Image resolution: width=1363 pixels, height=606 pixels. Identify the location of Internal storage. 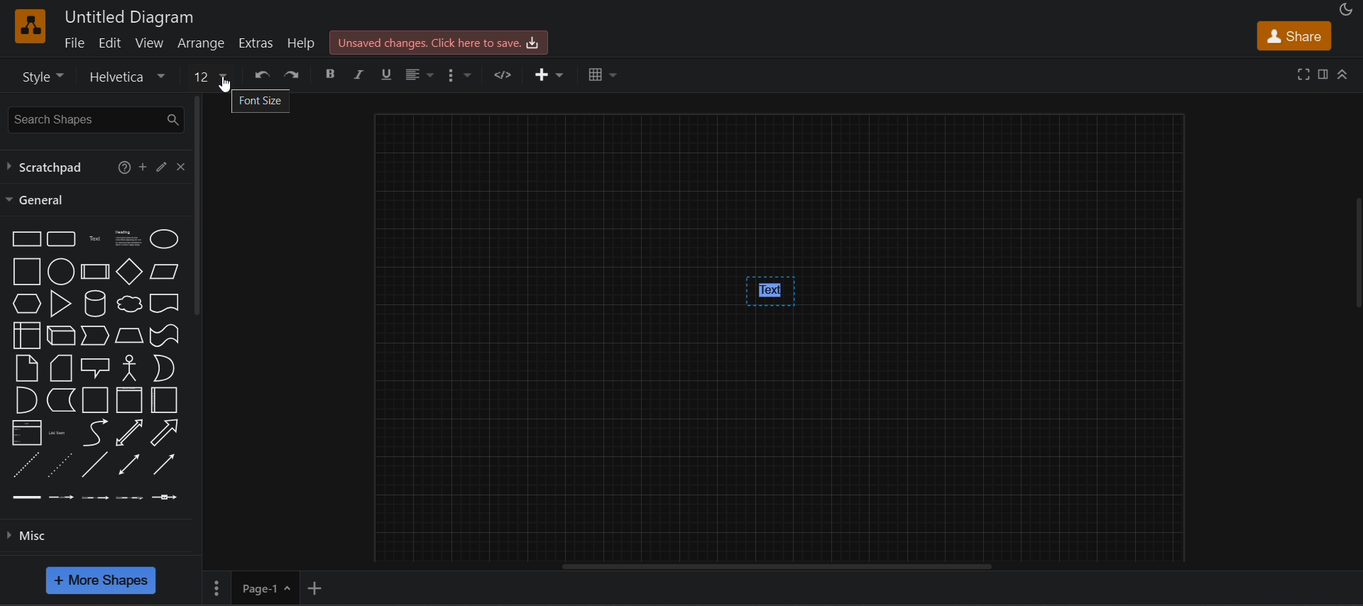
(28, 335).